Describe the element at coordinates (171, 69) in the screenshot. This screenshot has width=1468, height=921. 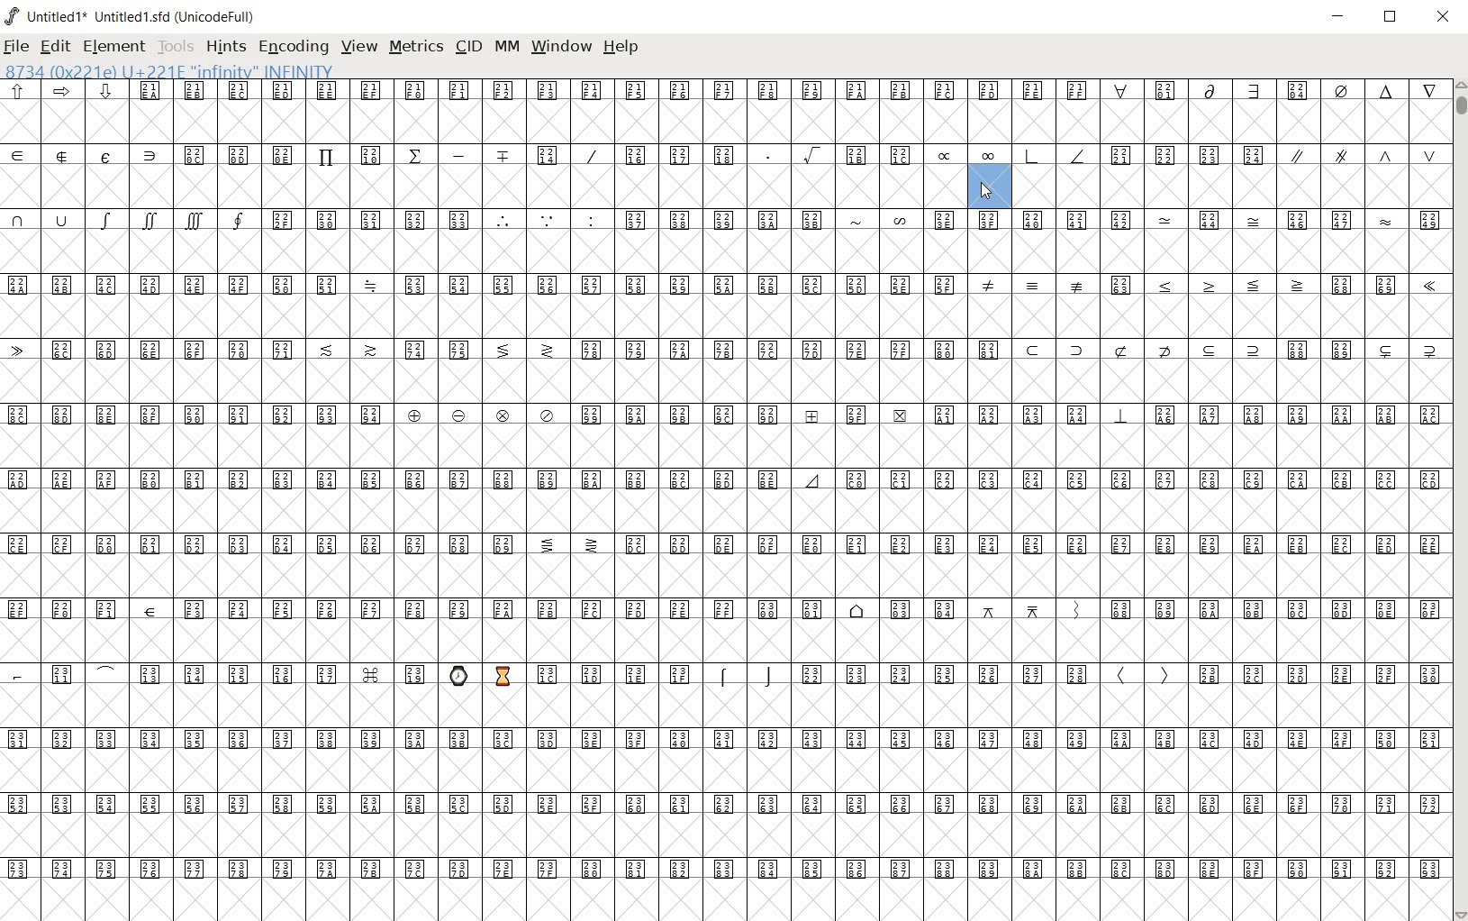
I see `8734 (0x221e) U+221e "infinity" INFINITY` at that location.